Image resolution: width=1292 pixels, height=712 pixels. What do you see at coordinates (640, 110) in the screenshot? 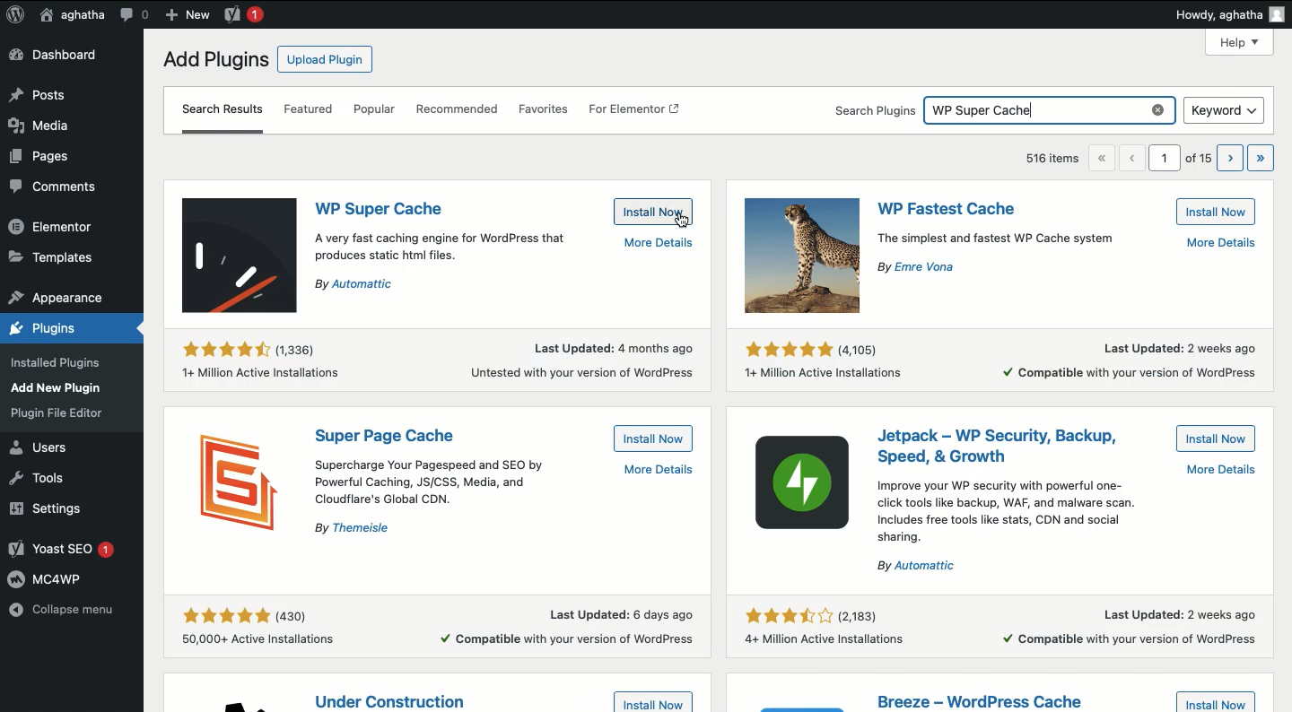
I see `For elementor` at bounding box center [640, 110].